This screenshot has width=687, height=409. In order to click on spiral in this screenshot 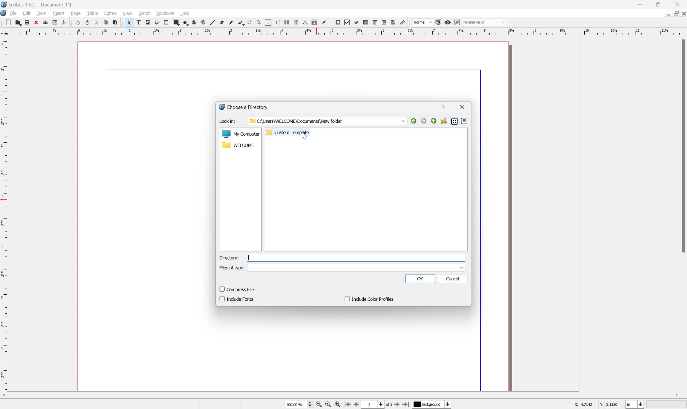, I will do `click(201, 23)`.